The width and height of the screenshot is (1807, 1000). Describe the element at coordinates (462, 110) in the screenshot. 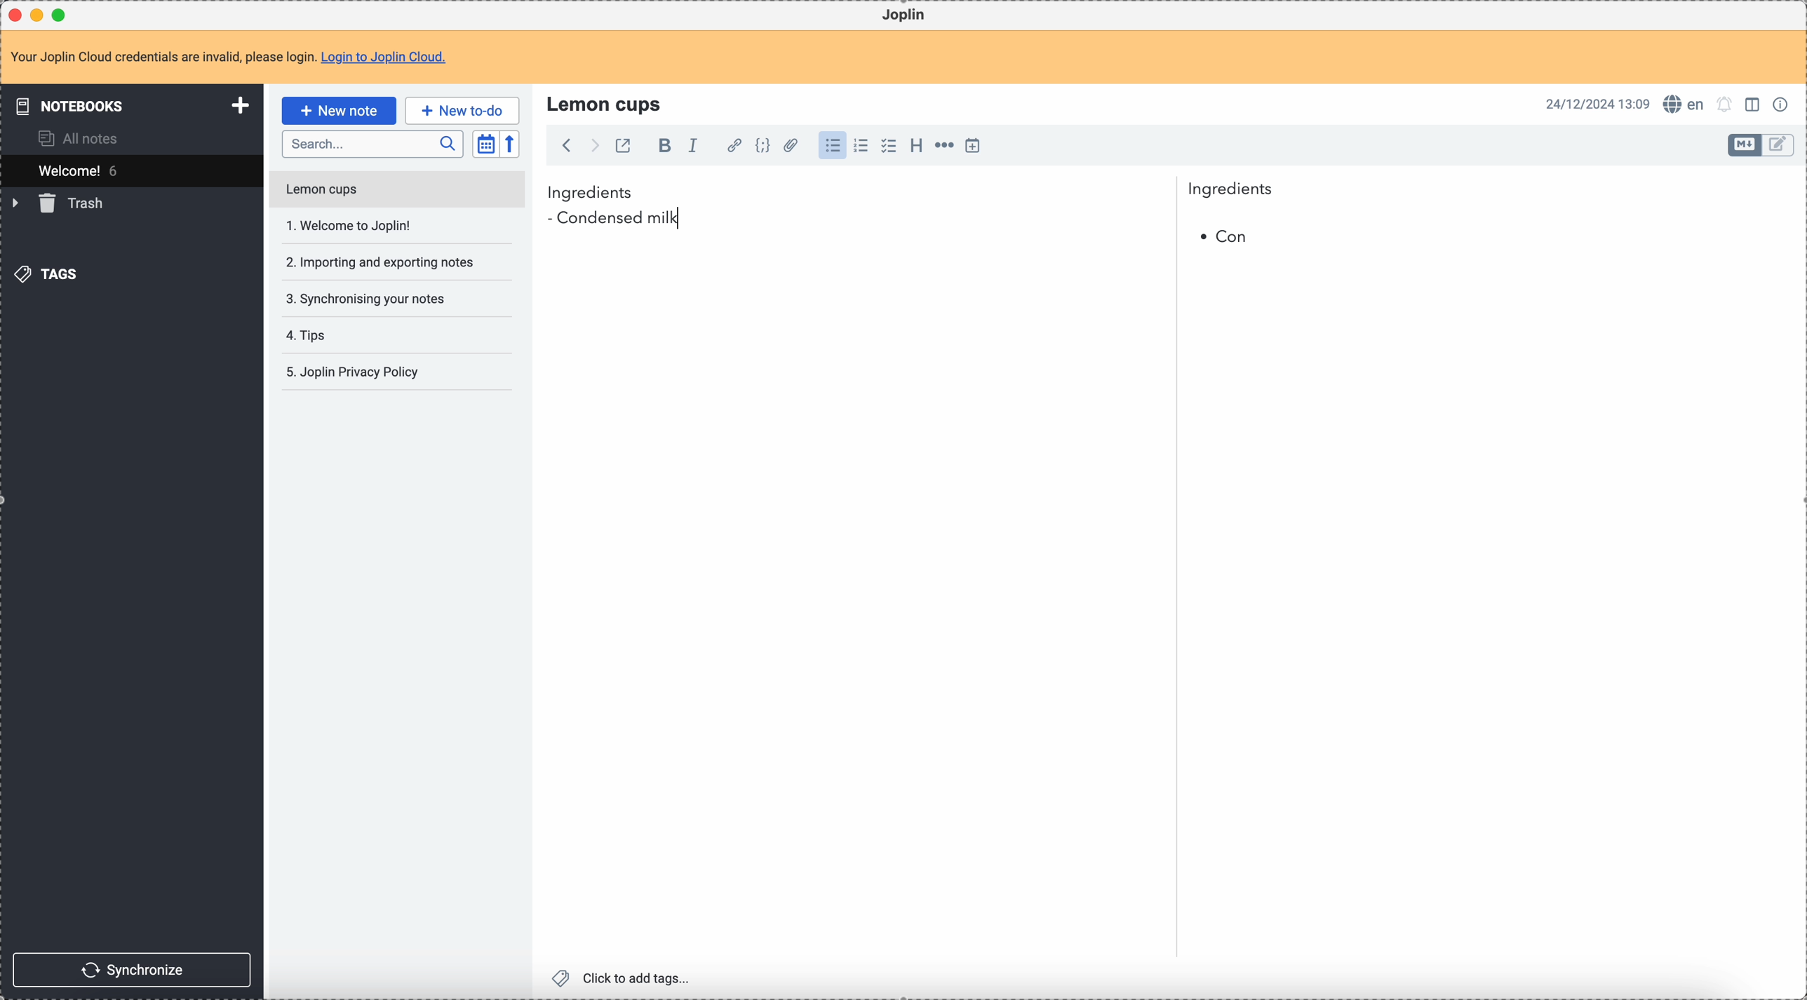

I see `new to-do` at that location.